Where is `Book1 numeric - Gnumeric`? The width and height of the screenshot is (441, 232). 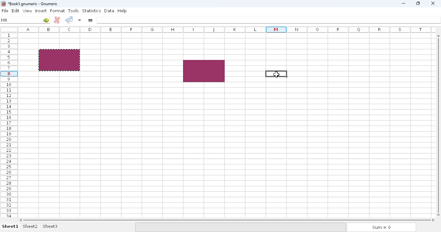 Book1 numeric - Gnumeric is located at coordinates (33, 4).